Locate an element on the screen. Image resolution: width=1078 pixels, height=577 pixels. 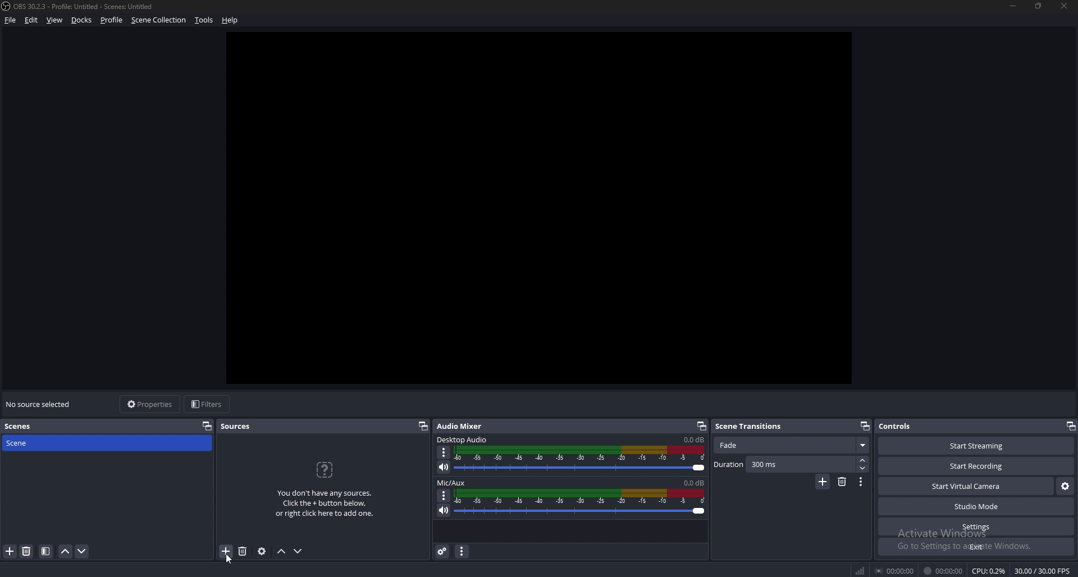
mute is located at coordinates (444, 510).